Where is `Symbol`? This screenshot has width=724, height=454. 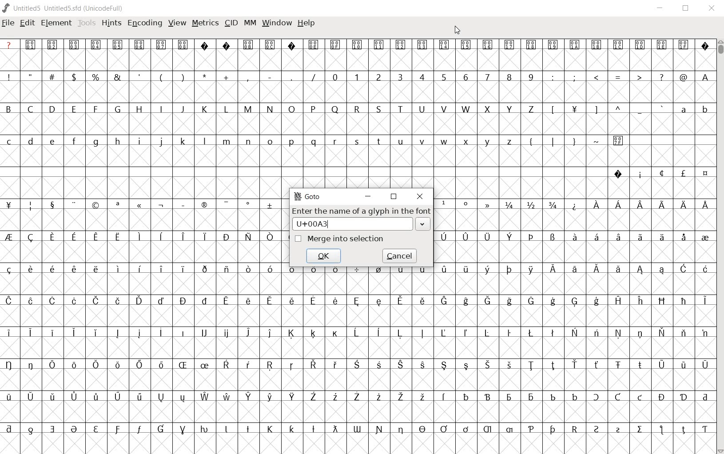 Symbol is located at coordinates (488, 237).